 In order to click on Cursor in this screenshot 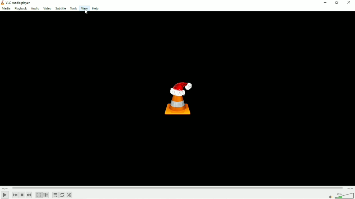, I will do `click(87, 13)`.